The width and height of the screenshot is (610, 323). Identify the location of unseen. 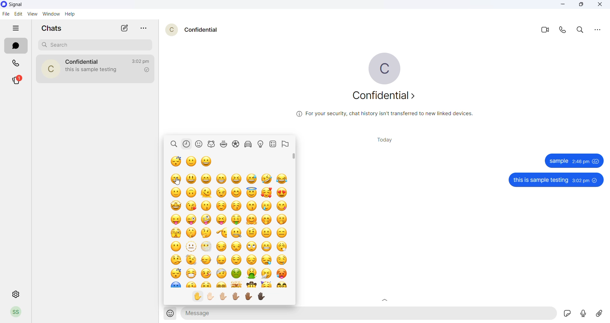
(596, 180).